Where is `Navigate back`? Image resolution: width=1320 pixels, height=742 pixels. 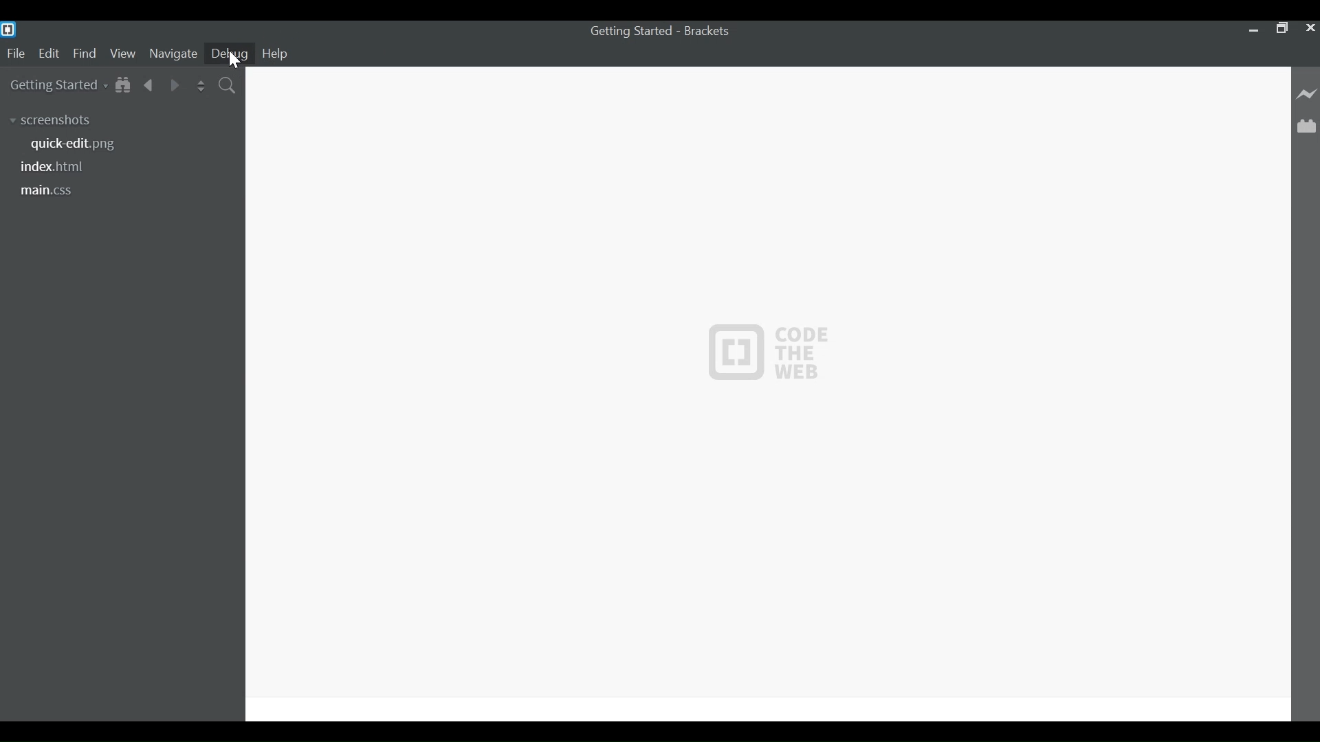 Navigate back is located at coordinates (150, 85).